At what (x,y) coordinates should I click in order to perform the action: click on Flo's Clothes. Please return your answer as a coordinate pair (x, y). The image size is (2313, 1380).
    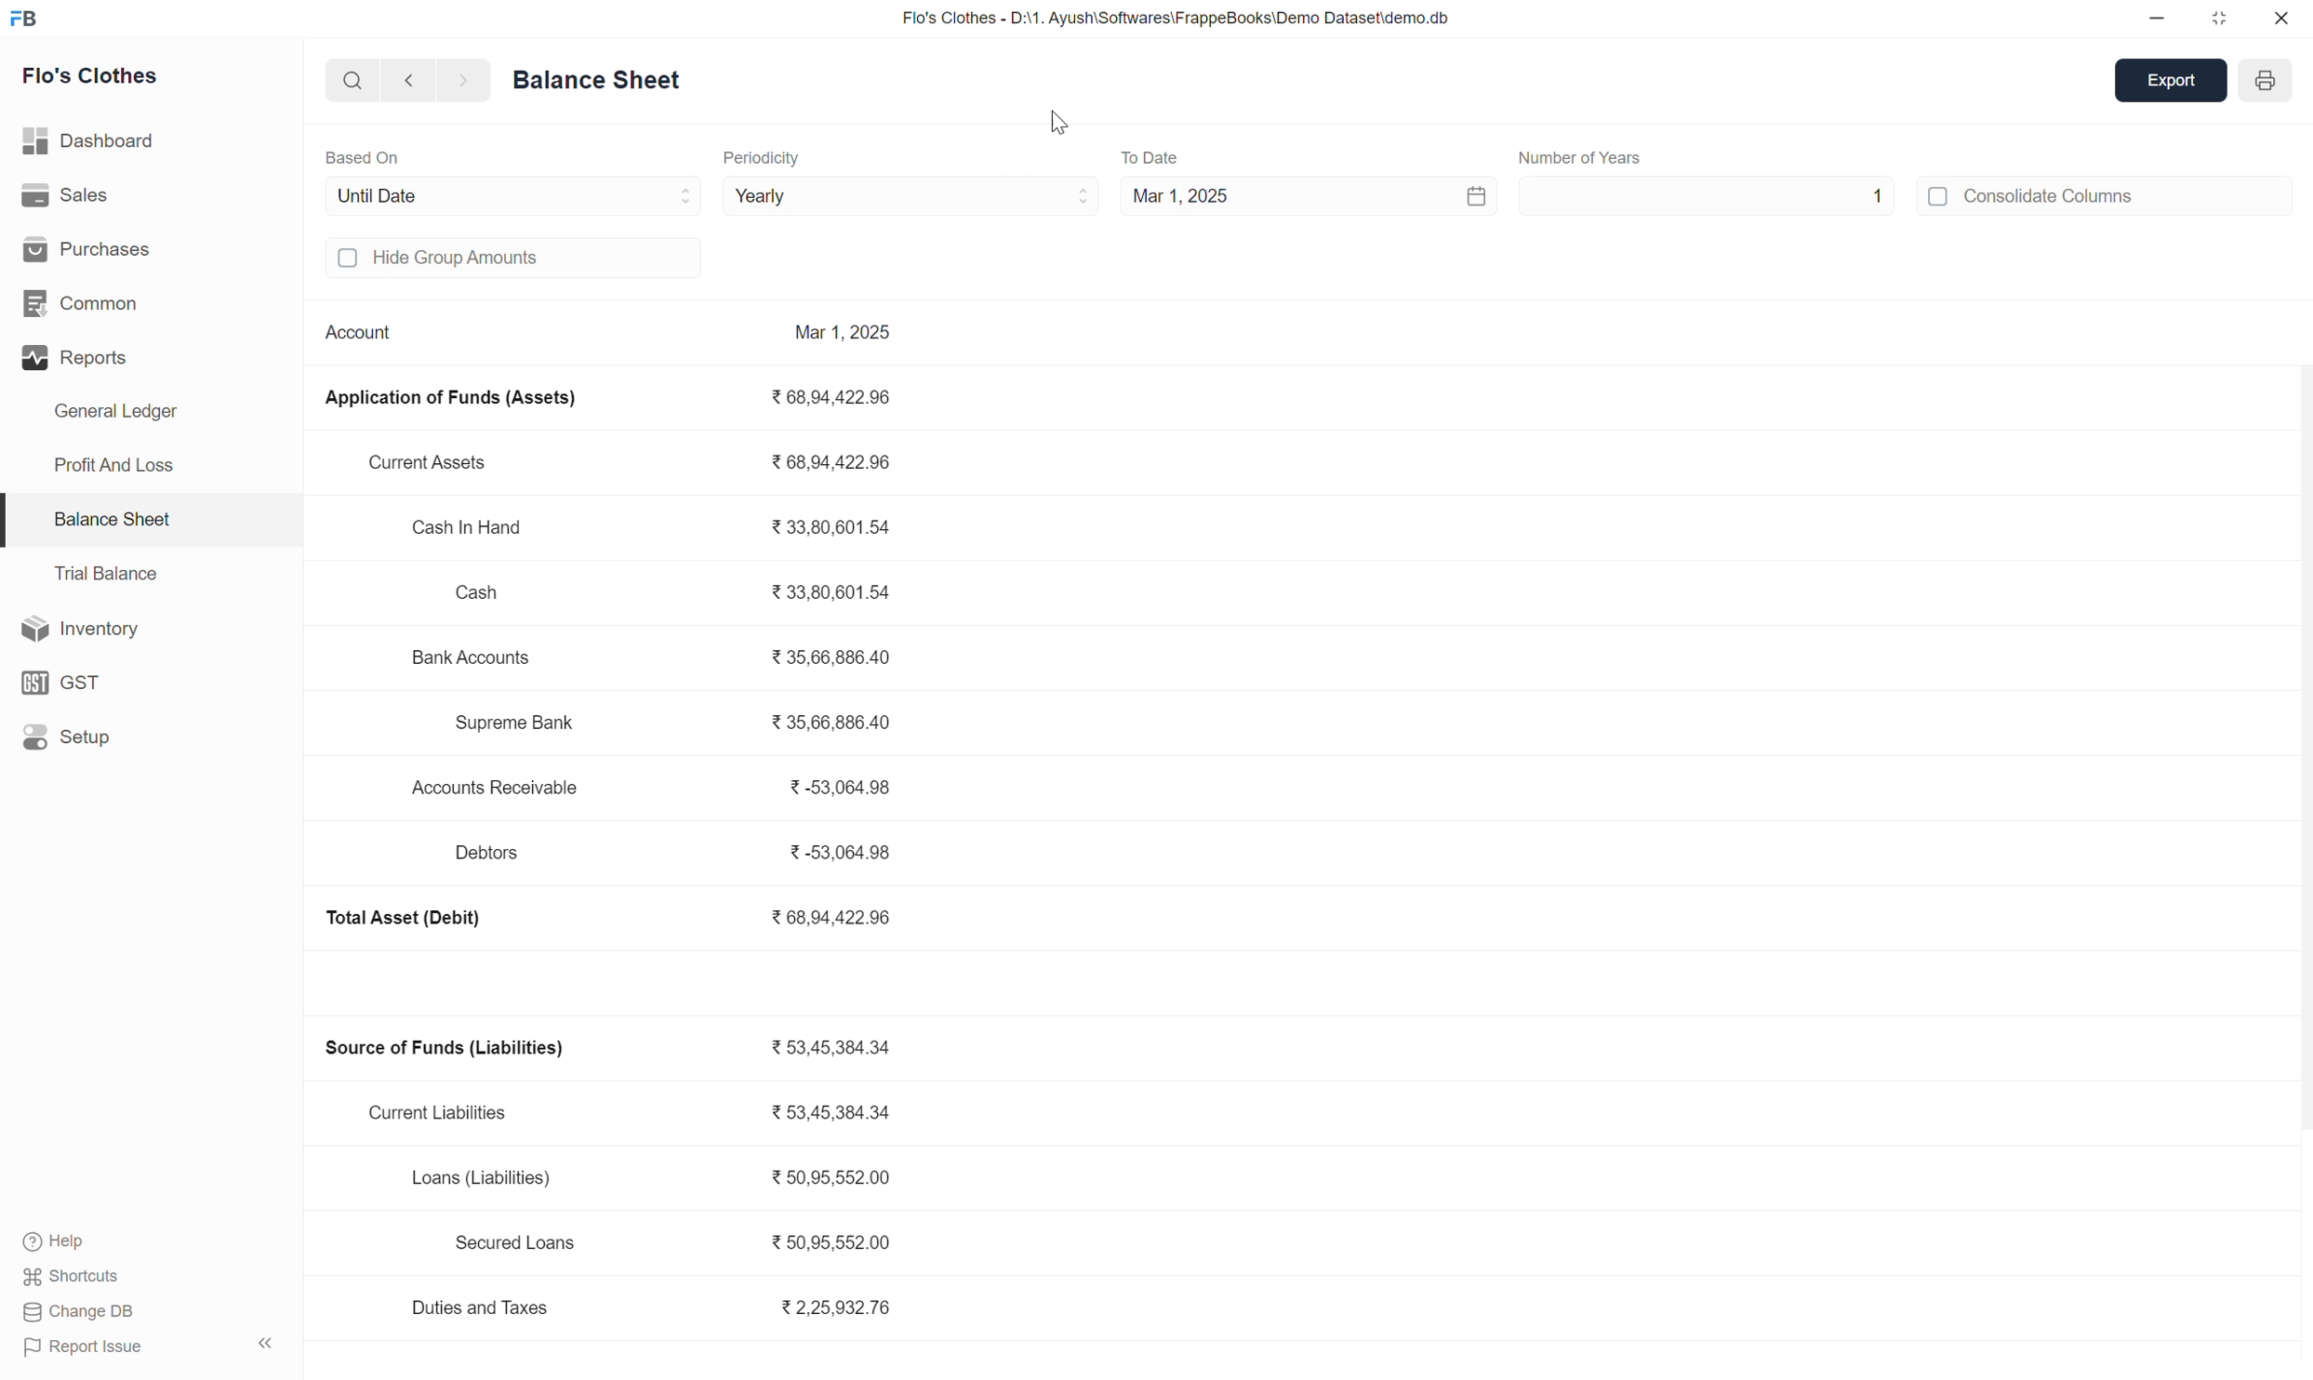
    Looking at the image, I should click on (96, 75).